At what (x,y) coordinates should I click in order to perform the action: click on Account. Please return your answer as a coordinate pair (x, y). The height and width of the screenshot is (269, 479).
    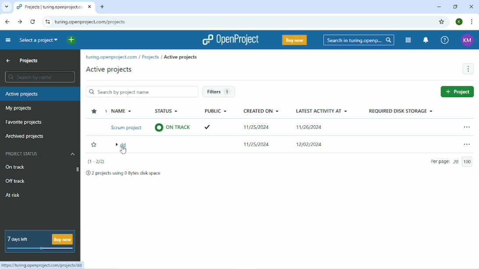
    Looking at the image, I should click on (459, 21).